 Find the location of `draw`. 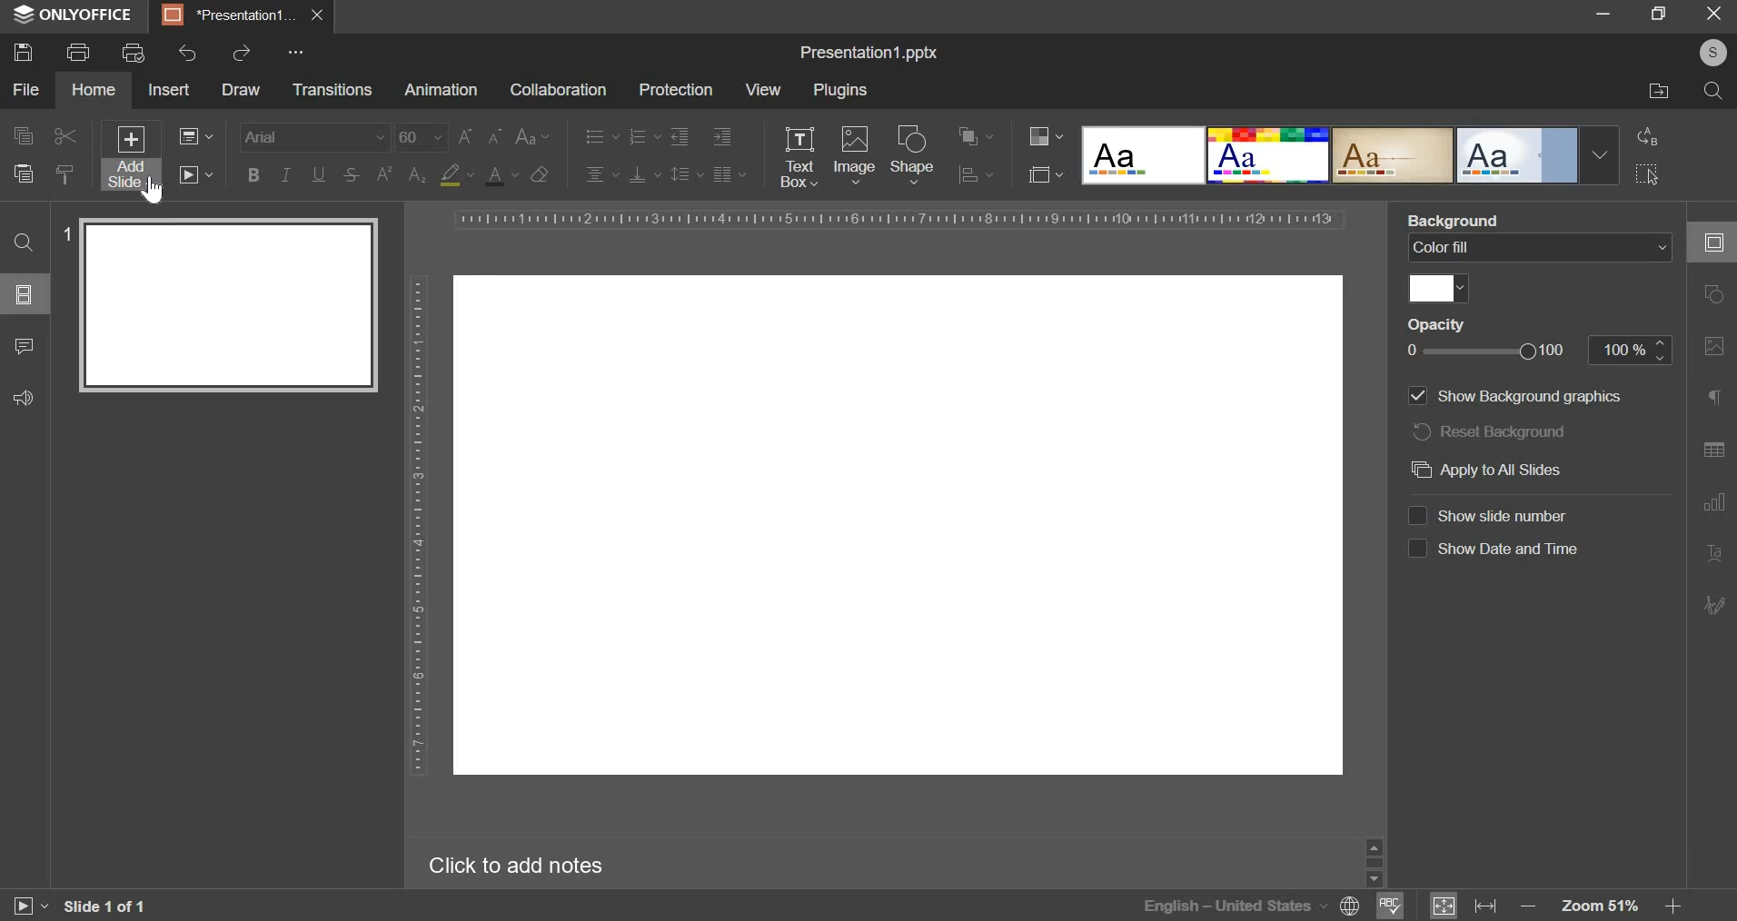

draw is located at coordinates (240, 90).